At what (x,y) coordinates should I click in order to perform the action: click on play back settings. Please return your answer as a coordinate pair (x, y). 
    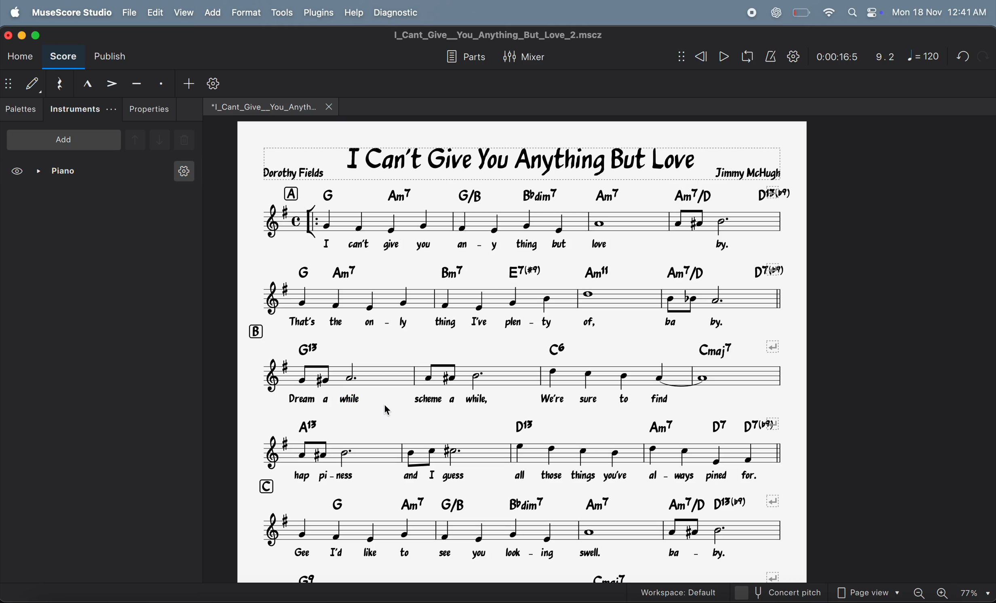
    Looking at the image, I should click on (793, 57).